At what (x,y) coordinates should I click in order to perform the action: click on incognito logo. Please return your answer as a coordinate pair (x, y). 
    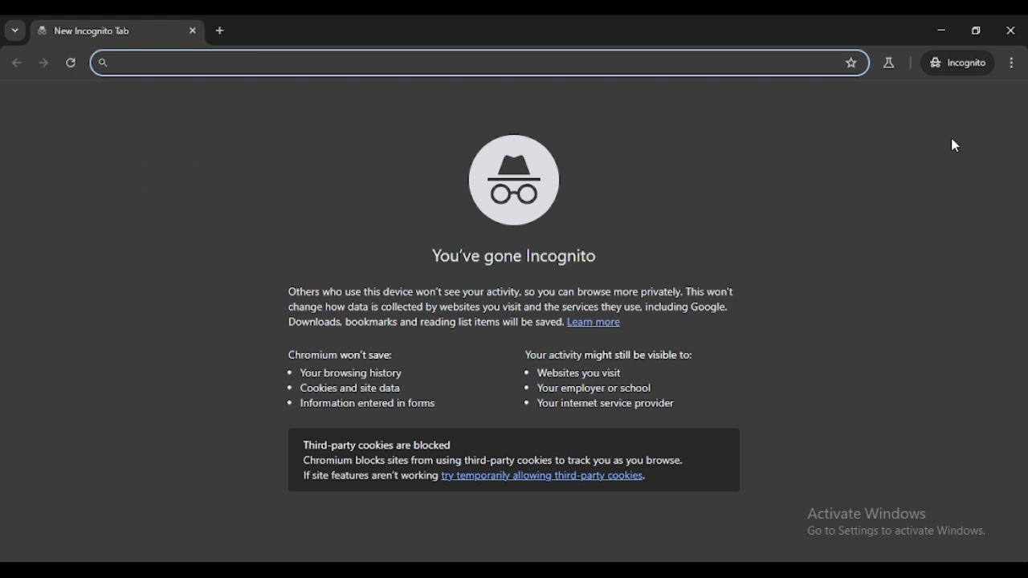
    Looking at the image, I should click on (512, 178).